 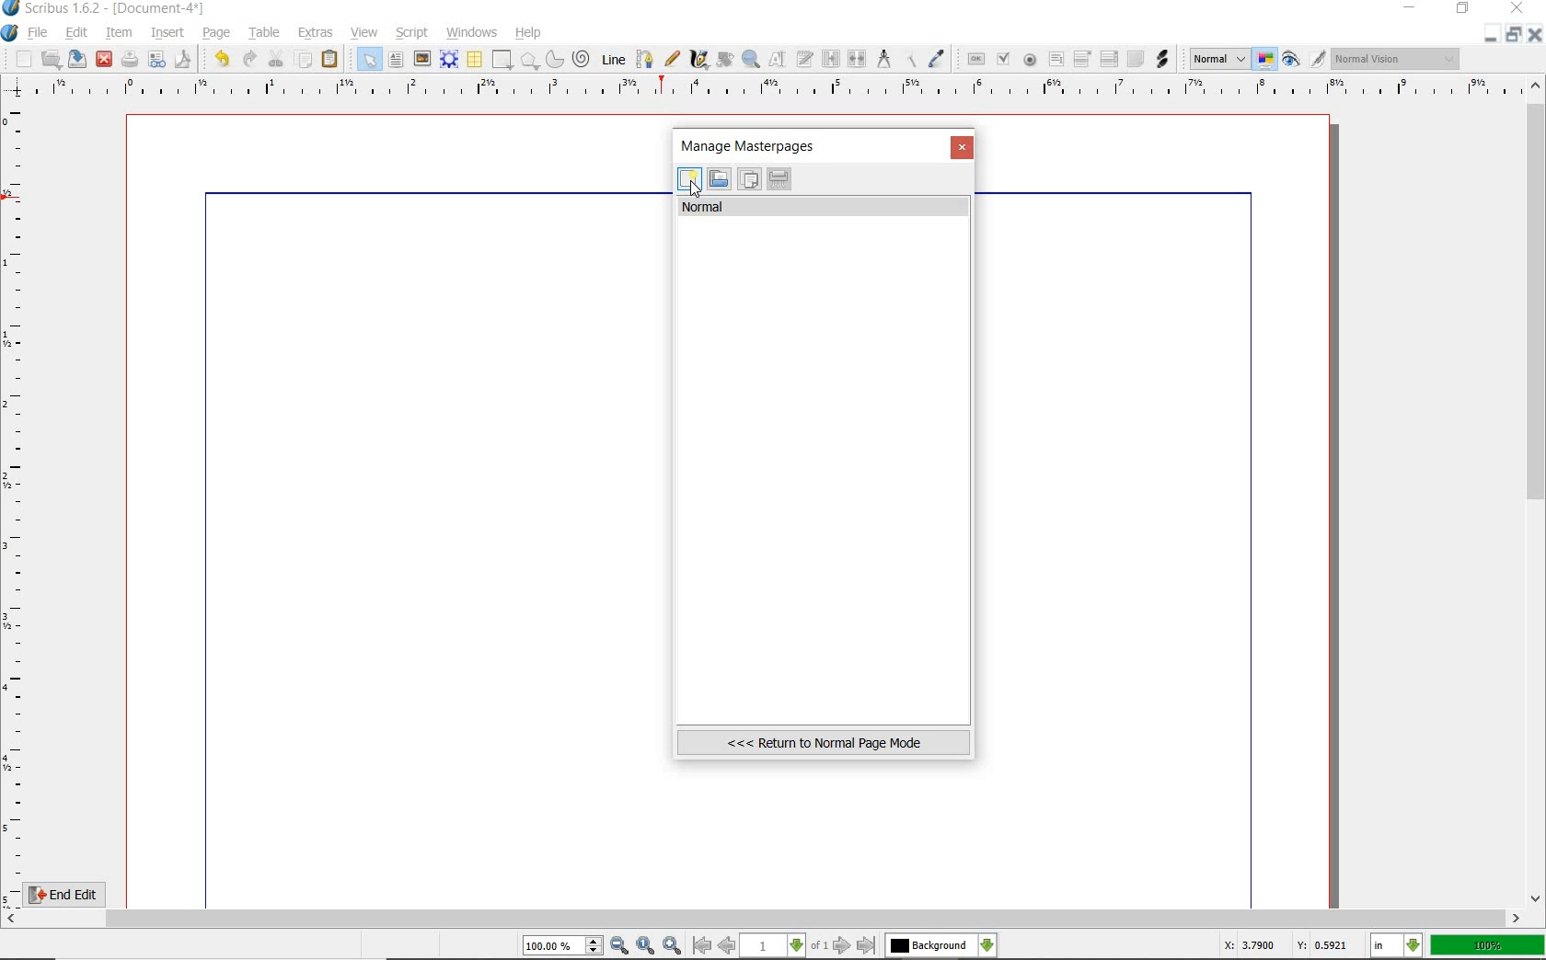 What do you see at coordinates (52, 59) in the screenshot?
I see `open` at bounding box center [52, 59].